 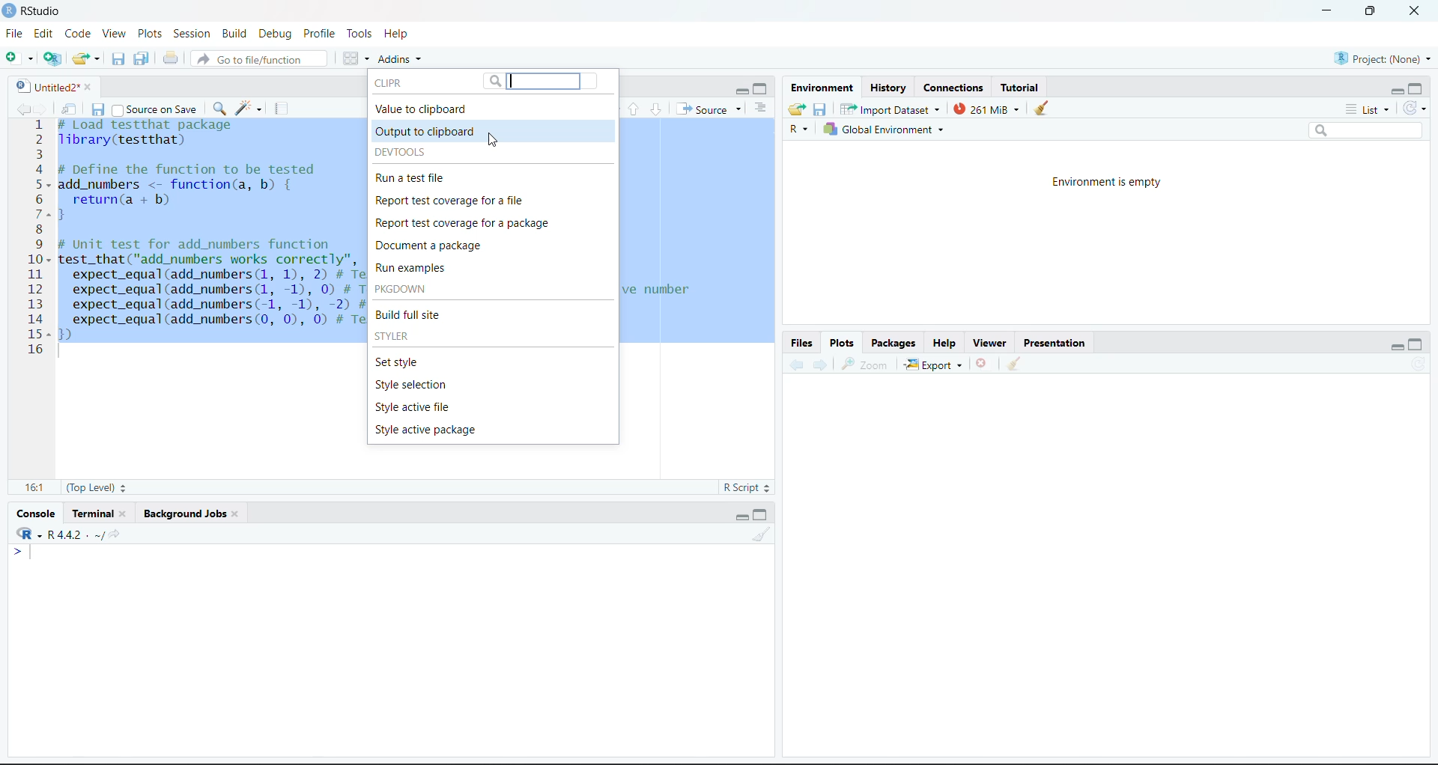 What do you see at coordinates (941, 343) in the screenshot?
I see `Help` at bounding box center [941, 343].